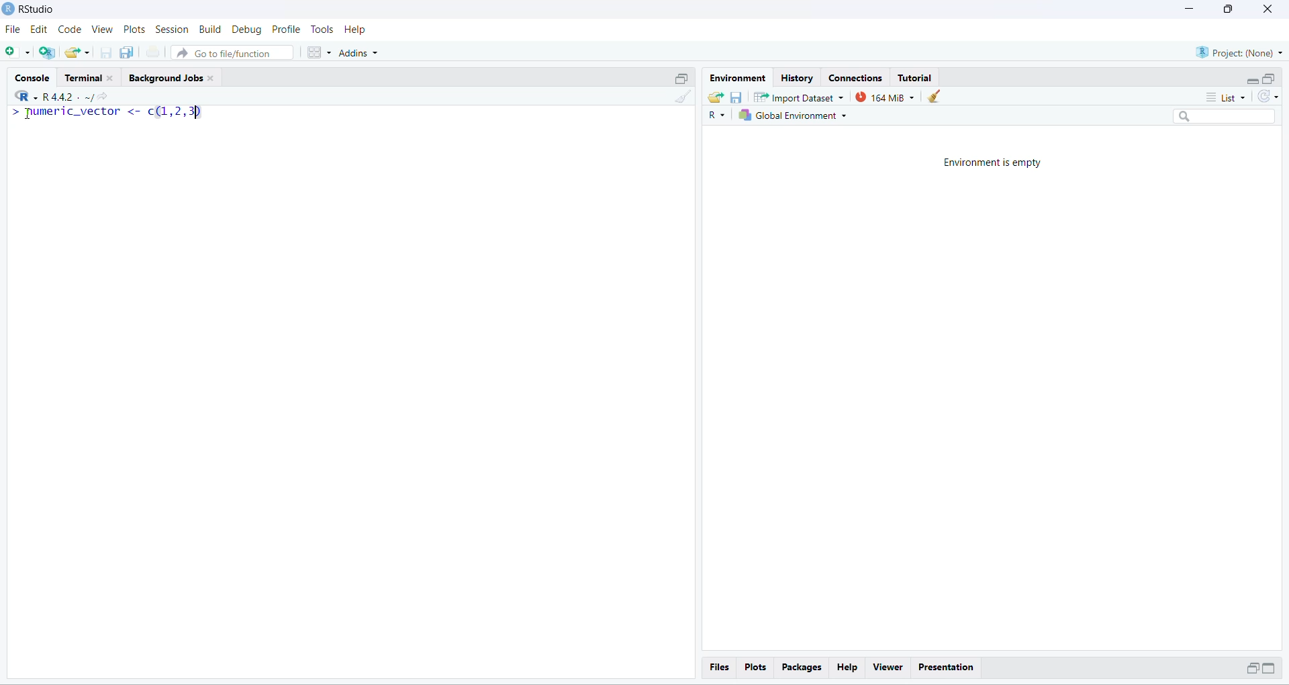 The width and height of the screenshot is (1289, 685). I want to click on Import Dataset, so click(798, 97).